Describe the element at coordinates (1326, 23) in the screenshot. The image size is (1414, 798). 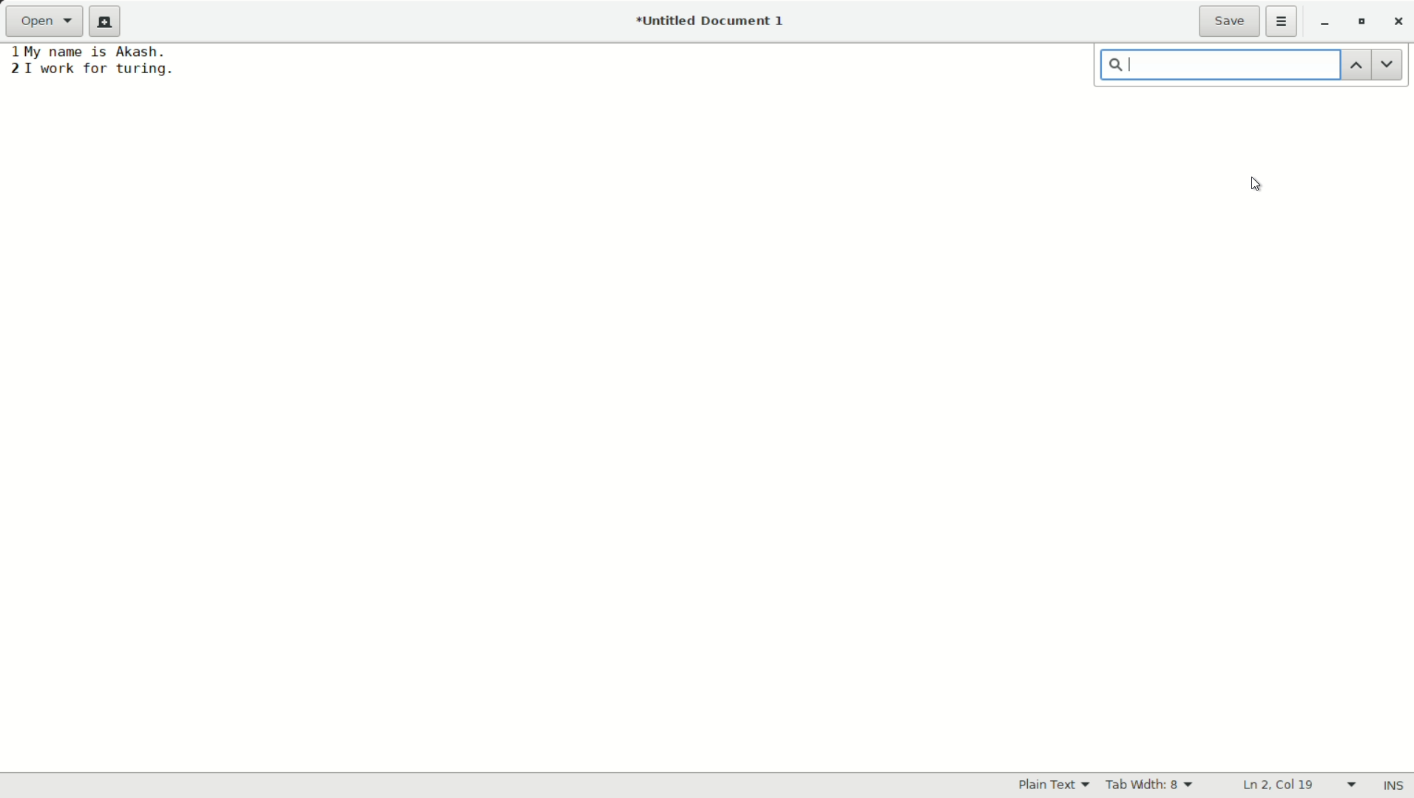
I see `minimize` at that location.